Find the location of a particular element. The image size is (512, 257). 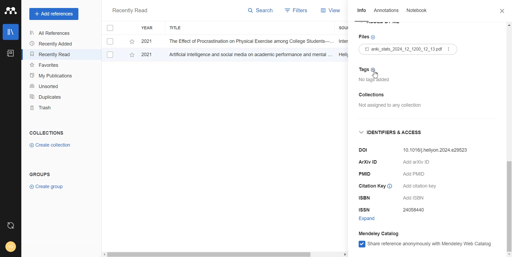

Annotations is located at coordinates (387, 12).